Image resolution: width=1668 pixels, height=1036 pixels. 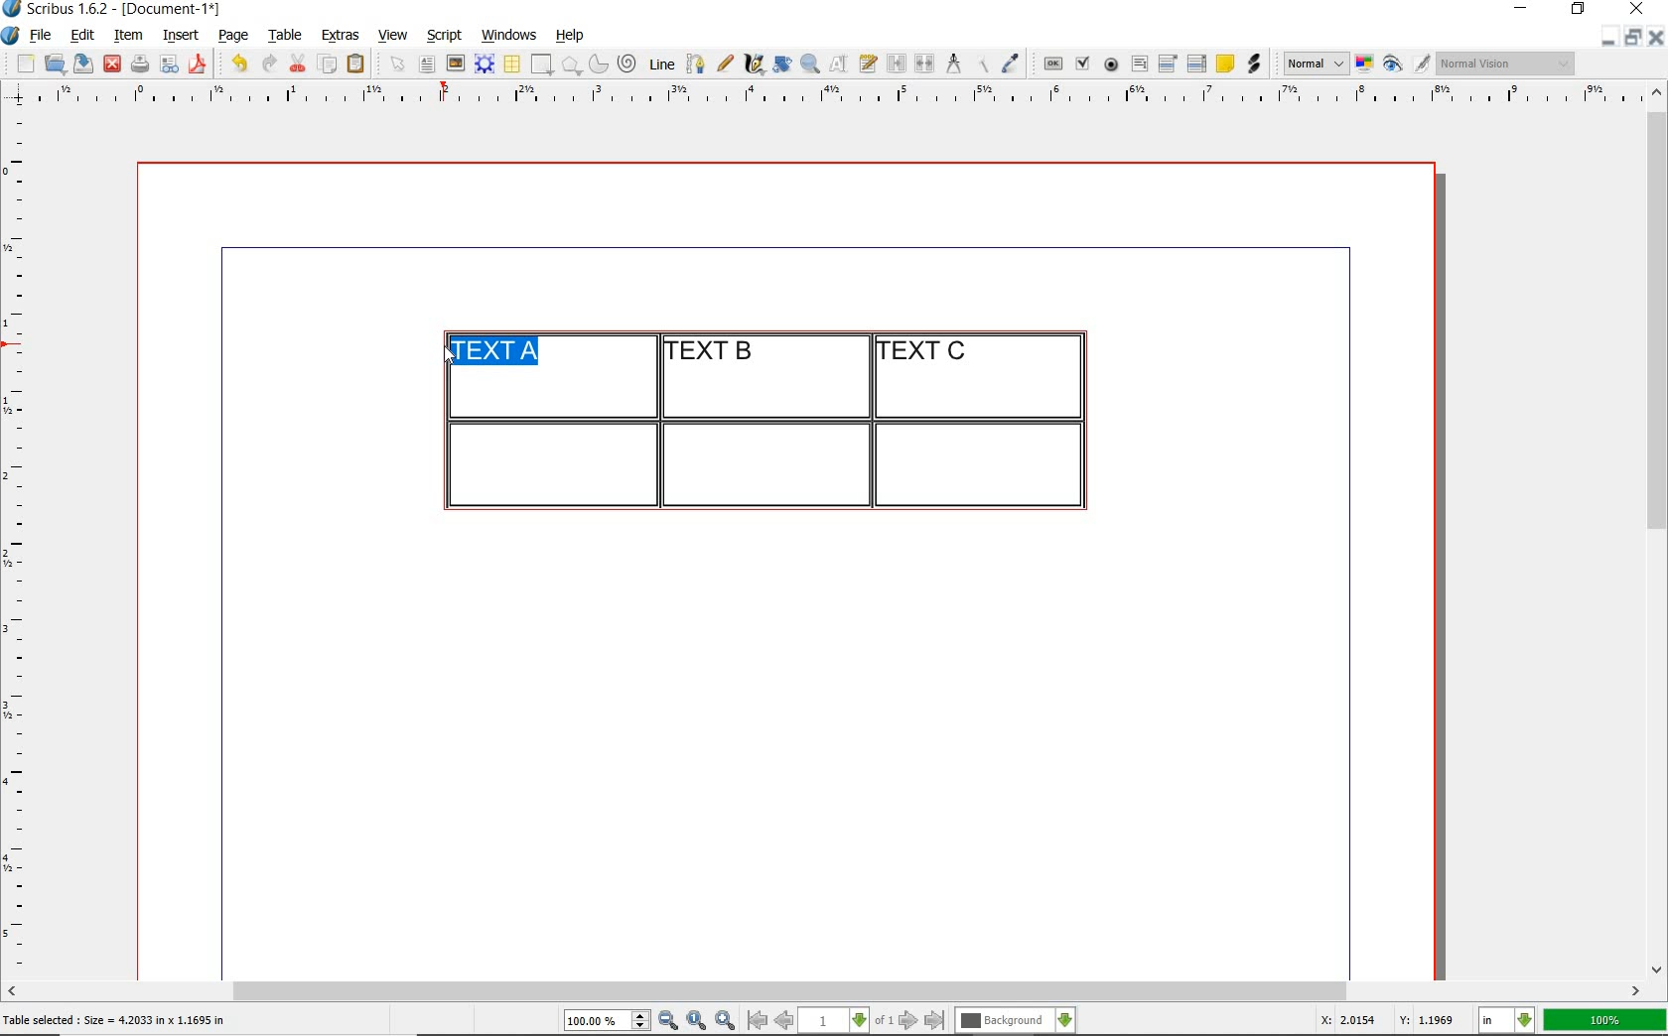 What do you see at coordinates (1606, 1020) in the screenshot?
I see `100%` at bounding box center [1606, 1020].